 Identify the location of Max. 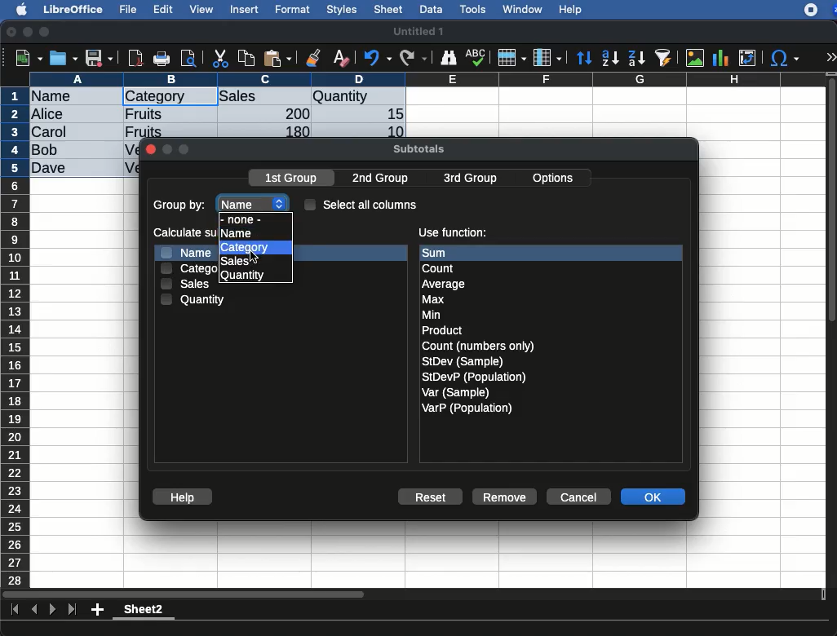
(434, 300).